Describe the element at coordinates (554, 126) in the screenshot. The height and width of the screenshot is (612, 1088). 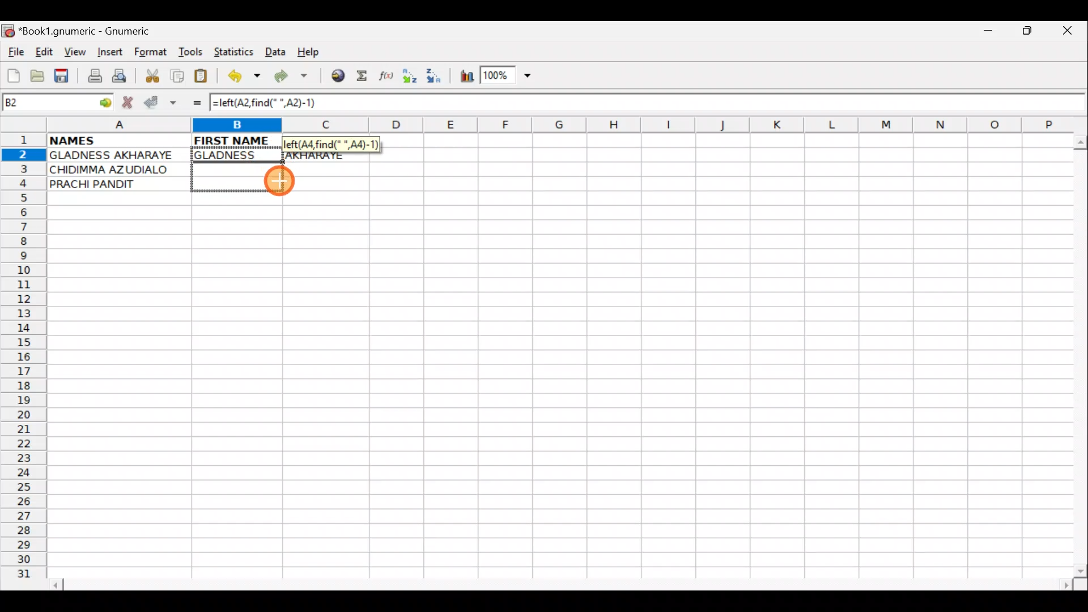
I see `Columns` at that location.